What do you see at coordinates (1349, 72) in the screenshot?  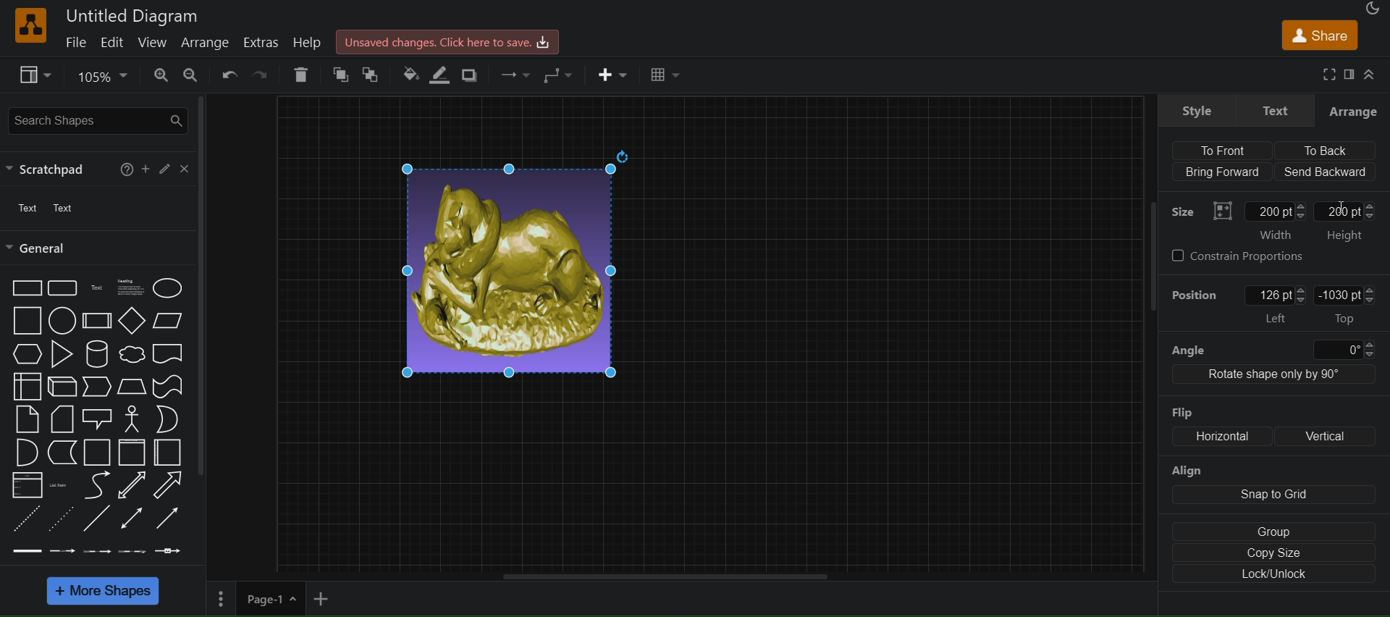 I see `format` at bounding box center [1349, 72].